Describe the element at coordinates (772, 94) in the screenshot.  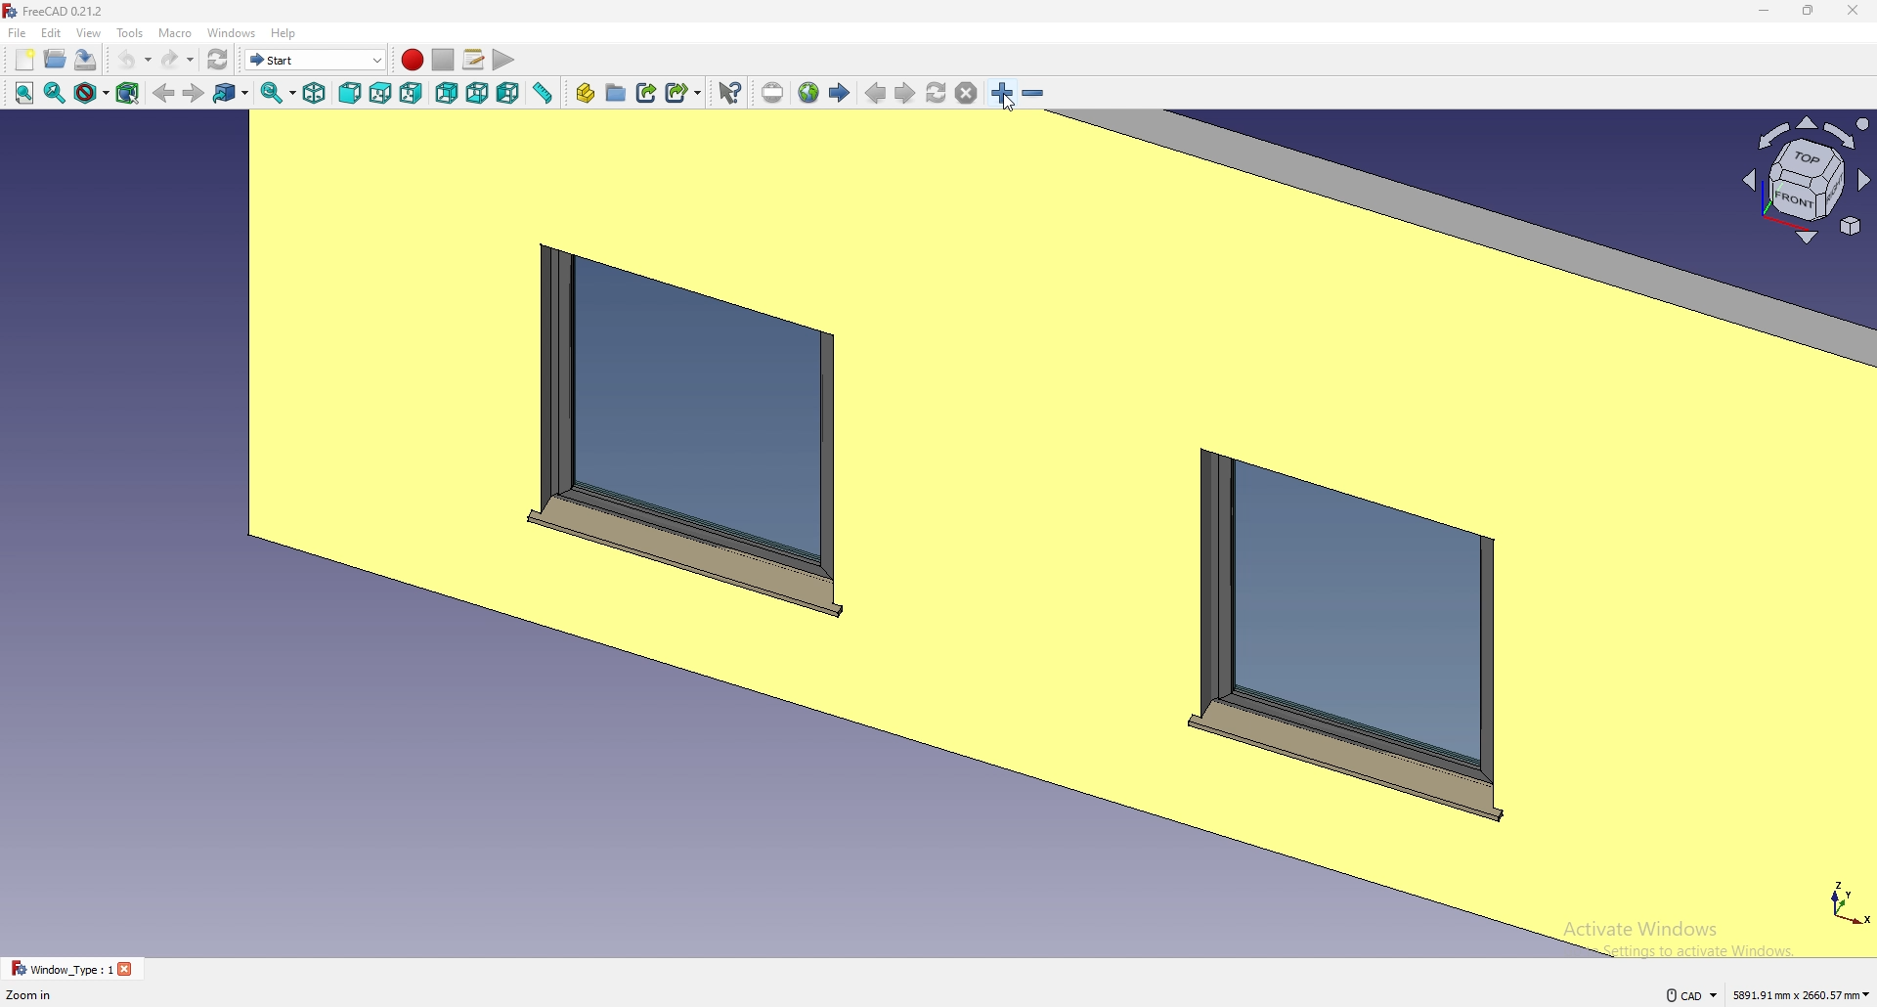
I see `set url` at that location.